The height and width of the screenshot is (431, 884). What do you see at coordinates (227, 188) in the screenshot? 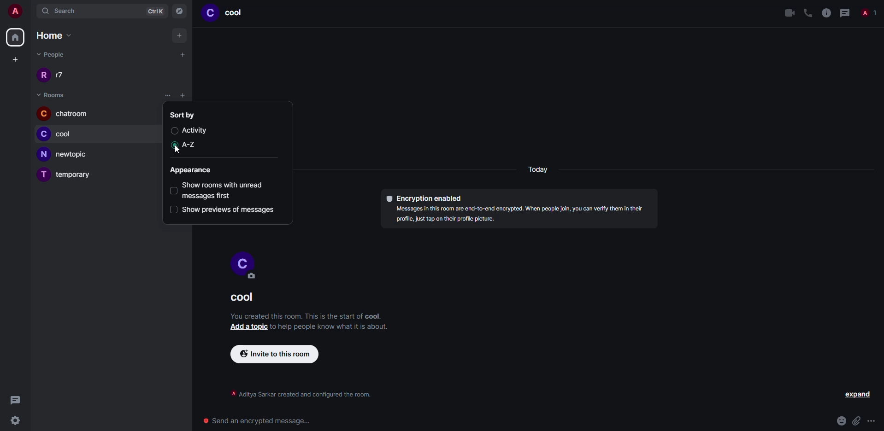
I see `show rooms with unread first` at bounding box center [227, 188].